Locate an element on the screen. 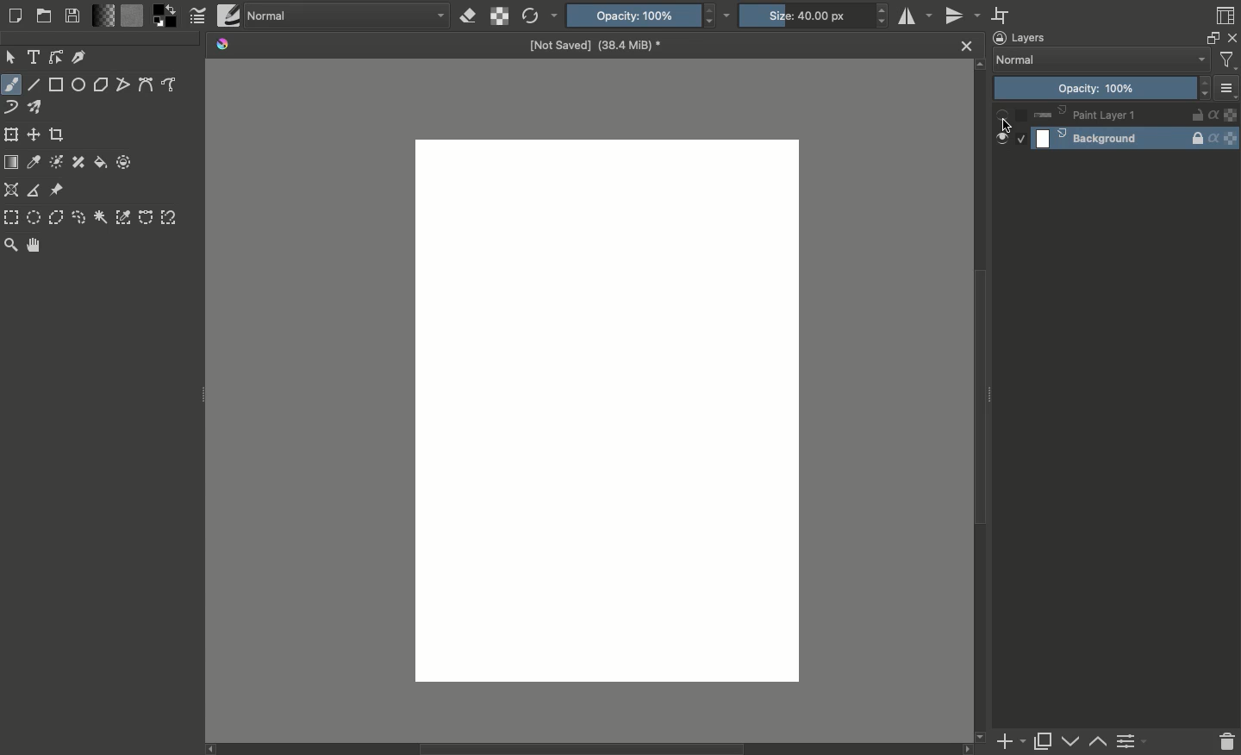 Image resolution: width=1241 pixels, height=755 pixels. Float decker is located at coordinates (1213, 40).